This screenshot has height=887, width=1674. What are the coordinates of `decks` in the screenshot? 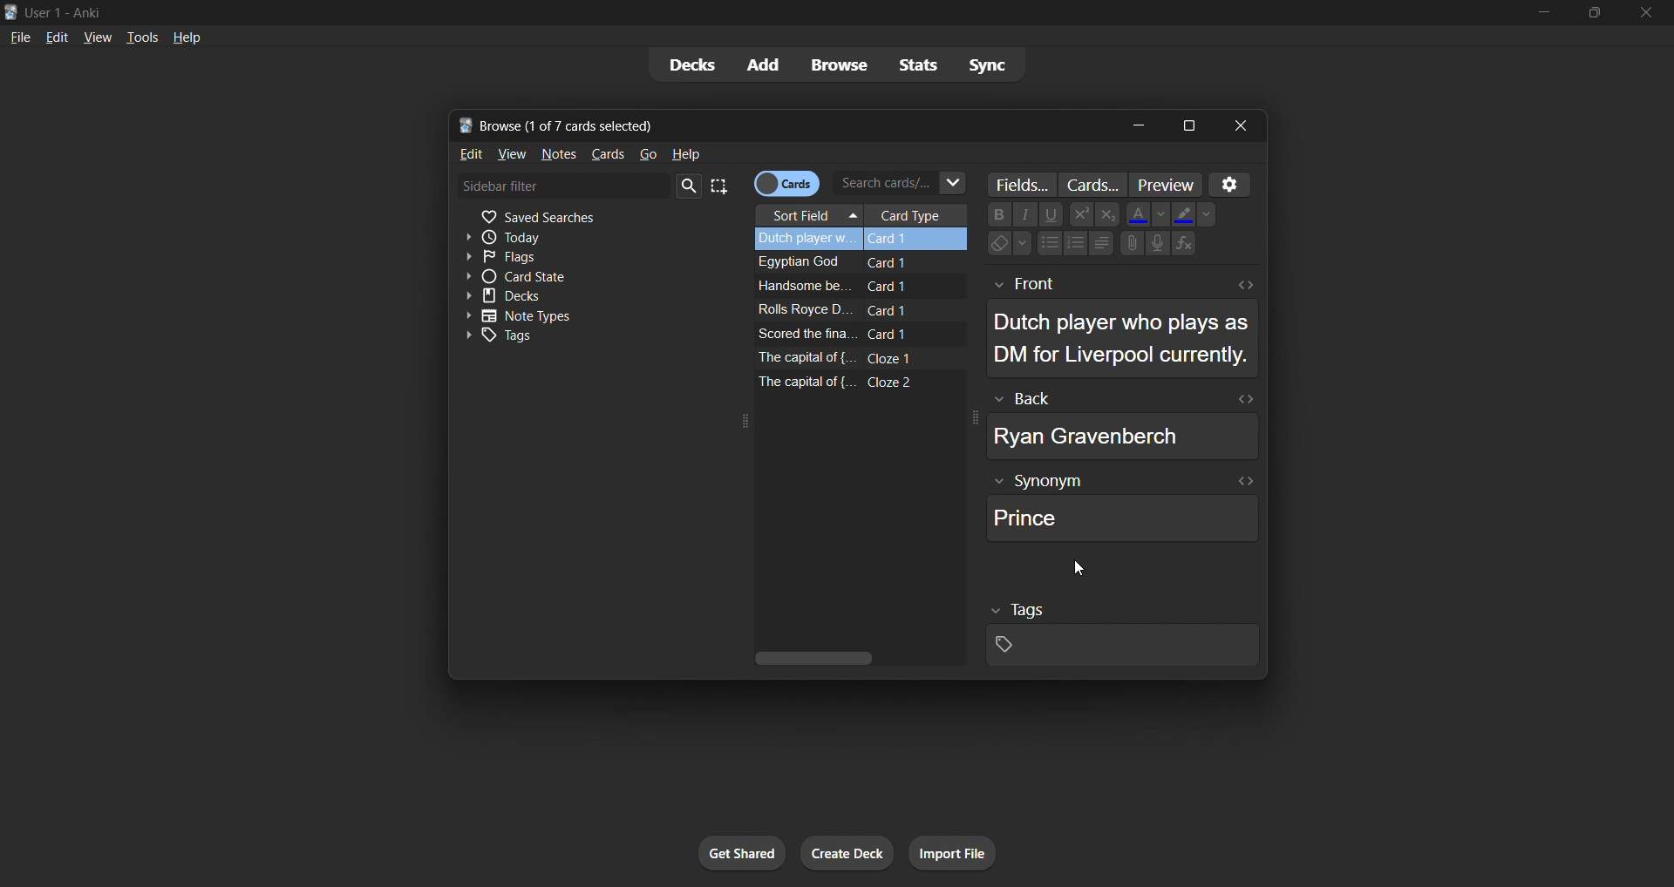 It's located at (691, 64).